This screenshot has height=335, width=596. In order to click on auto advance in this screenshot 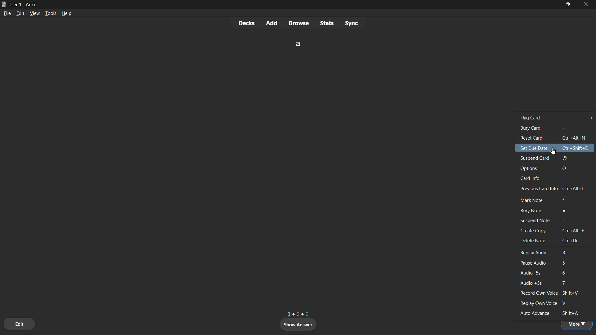, I will do `click(535, 313)`.